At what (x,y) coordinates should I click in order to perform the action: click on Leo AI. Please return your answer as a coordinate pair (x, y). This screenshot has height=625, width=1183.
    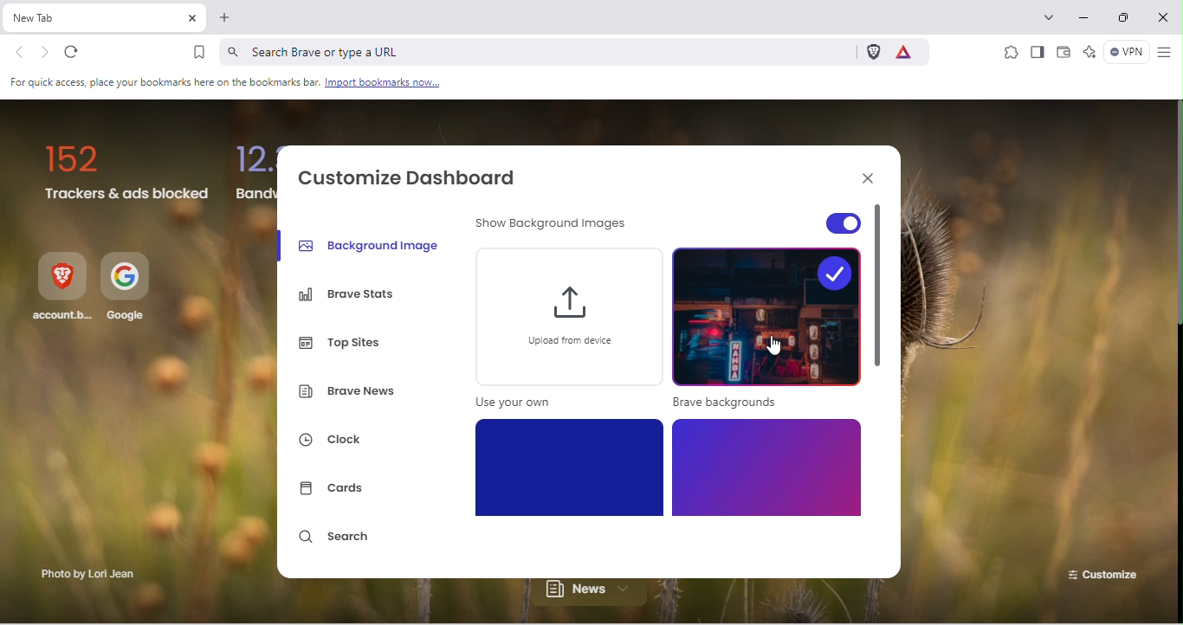
    Looking at the image, I should click on (1089, 53).